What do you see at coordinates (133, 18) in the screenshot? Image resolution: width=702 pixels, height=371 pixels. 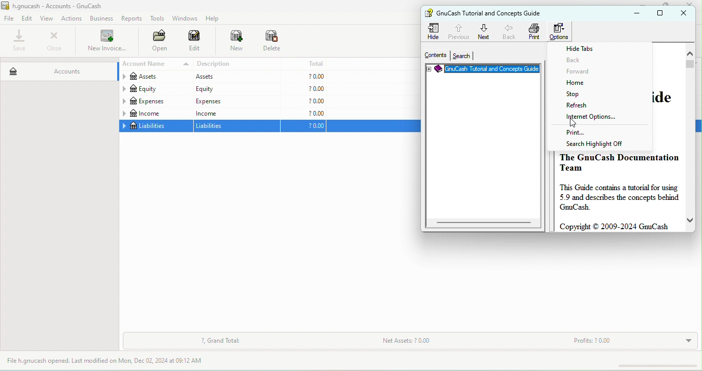 I see `reports` at bounding box center [133, 18].